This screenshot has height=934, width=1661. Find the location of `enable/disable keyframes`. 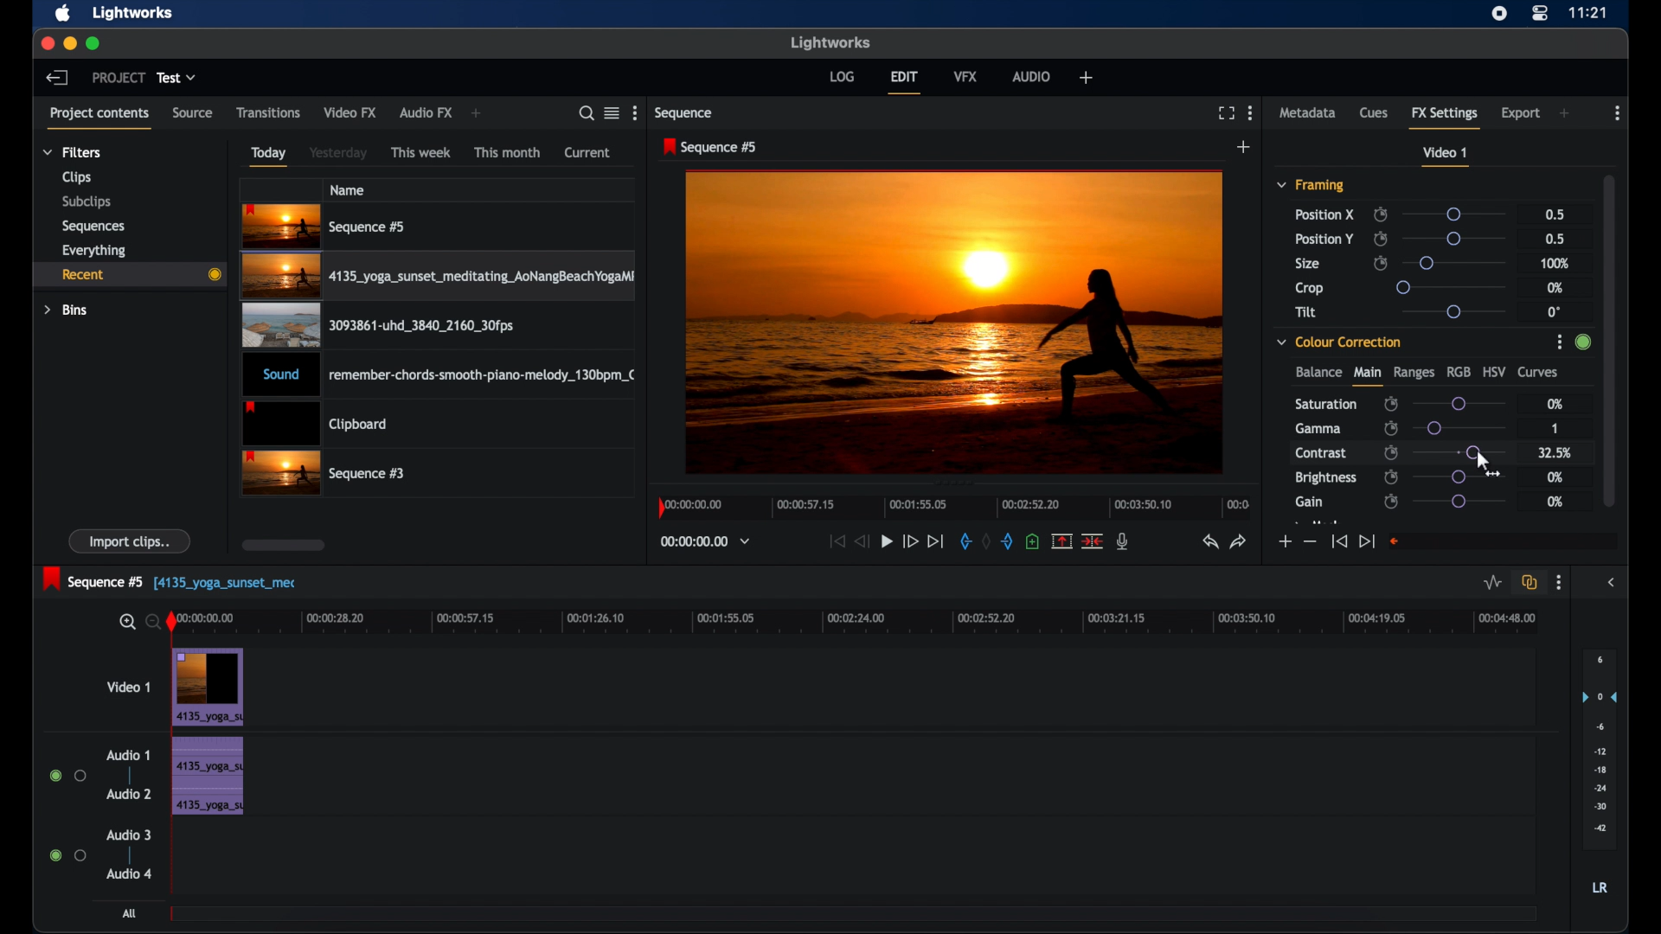

enable/disable keyframes is located at coordinates (1391, 405).